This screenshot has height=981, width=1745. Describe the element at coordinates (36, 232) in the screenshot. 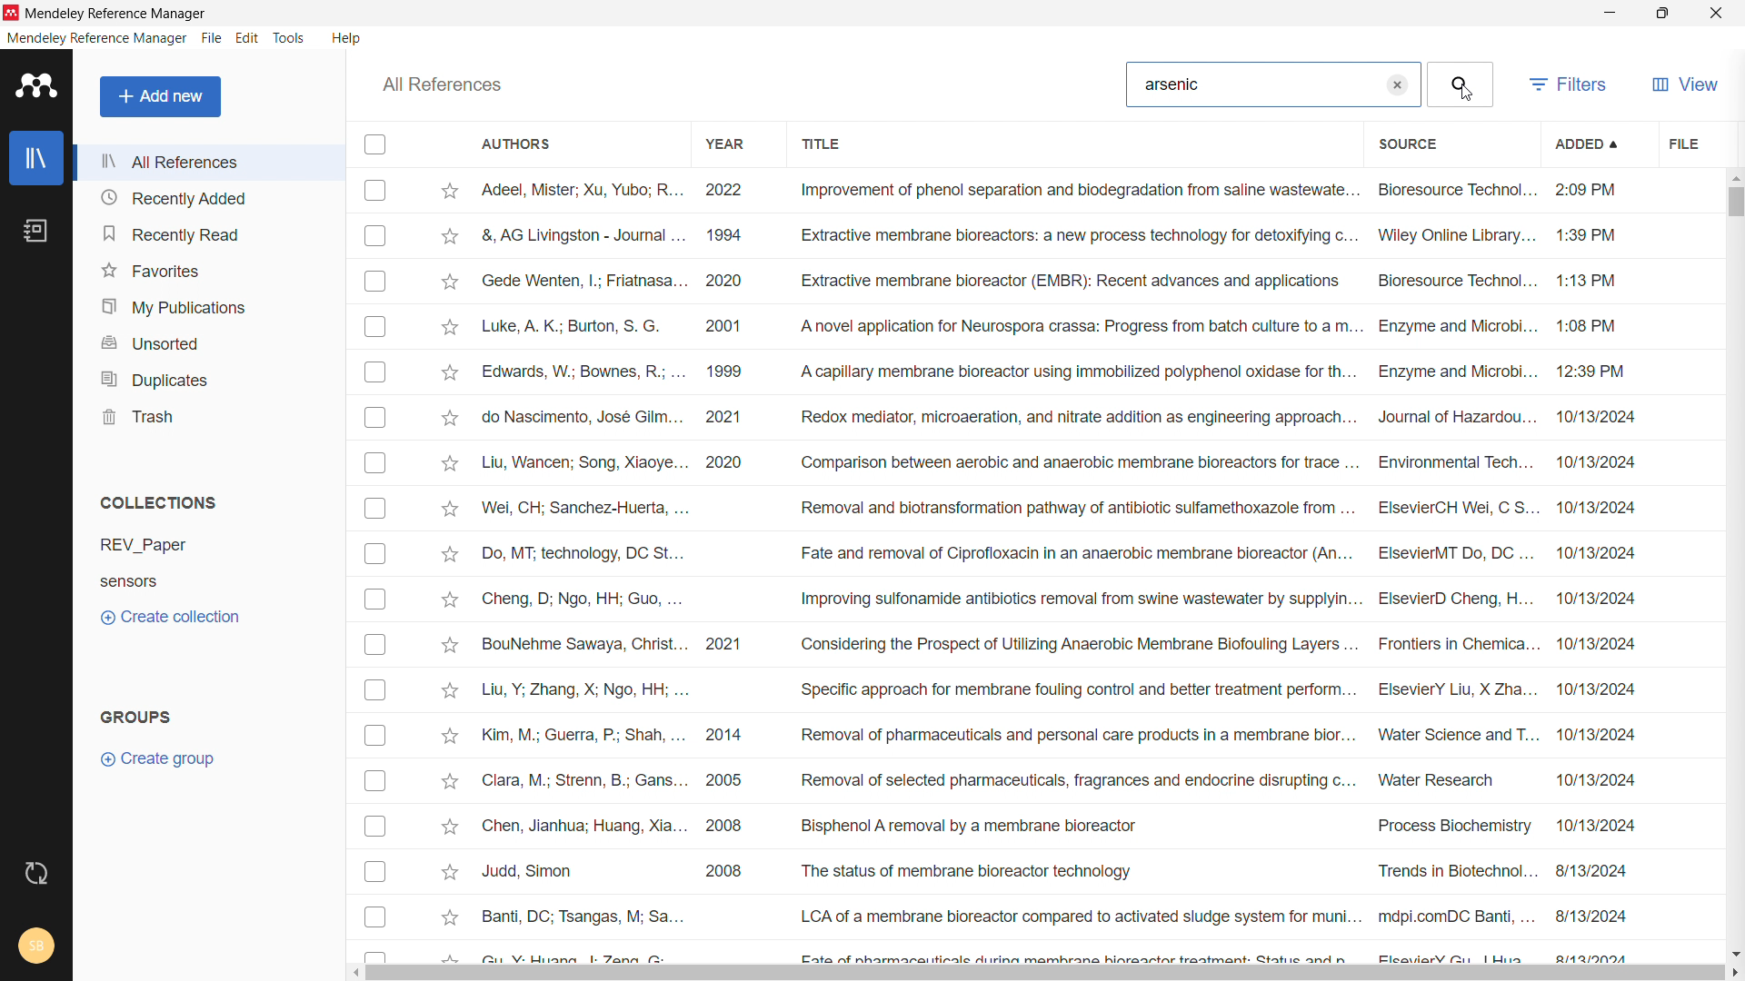

I see `notebook` at that location.